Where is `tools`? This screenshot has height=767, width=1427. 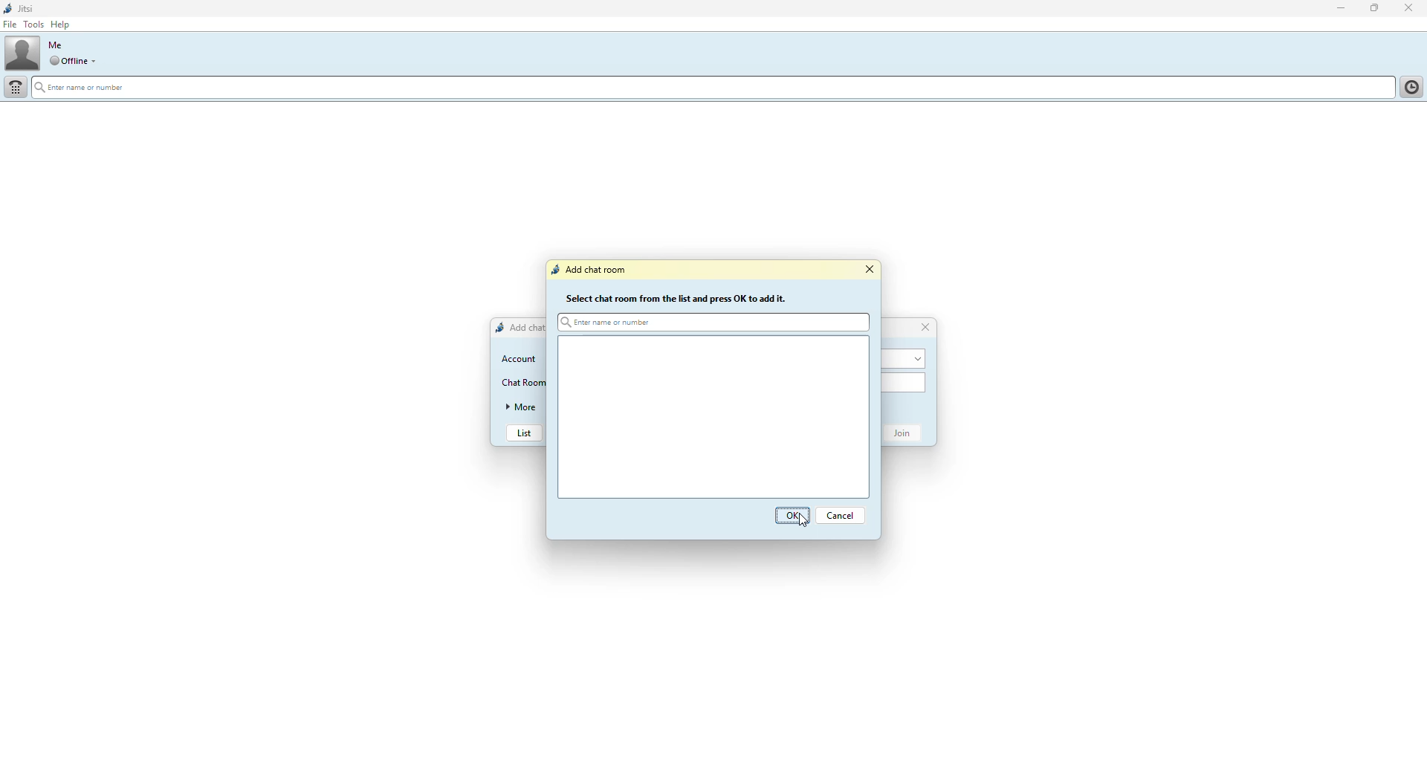
tools is located at coordinates (34, 24).